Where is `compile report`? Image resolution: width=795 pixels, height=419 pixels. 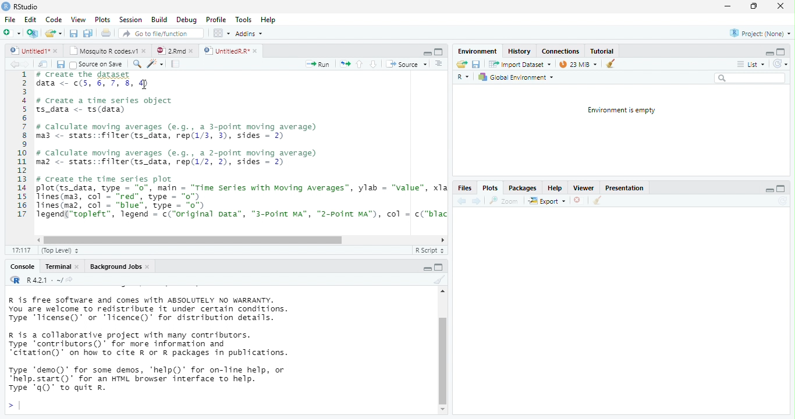 compile report is located at coordinates (176, 63).